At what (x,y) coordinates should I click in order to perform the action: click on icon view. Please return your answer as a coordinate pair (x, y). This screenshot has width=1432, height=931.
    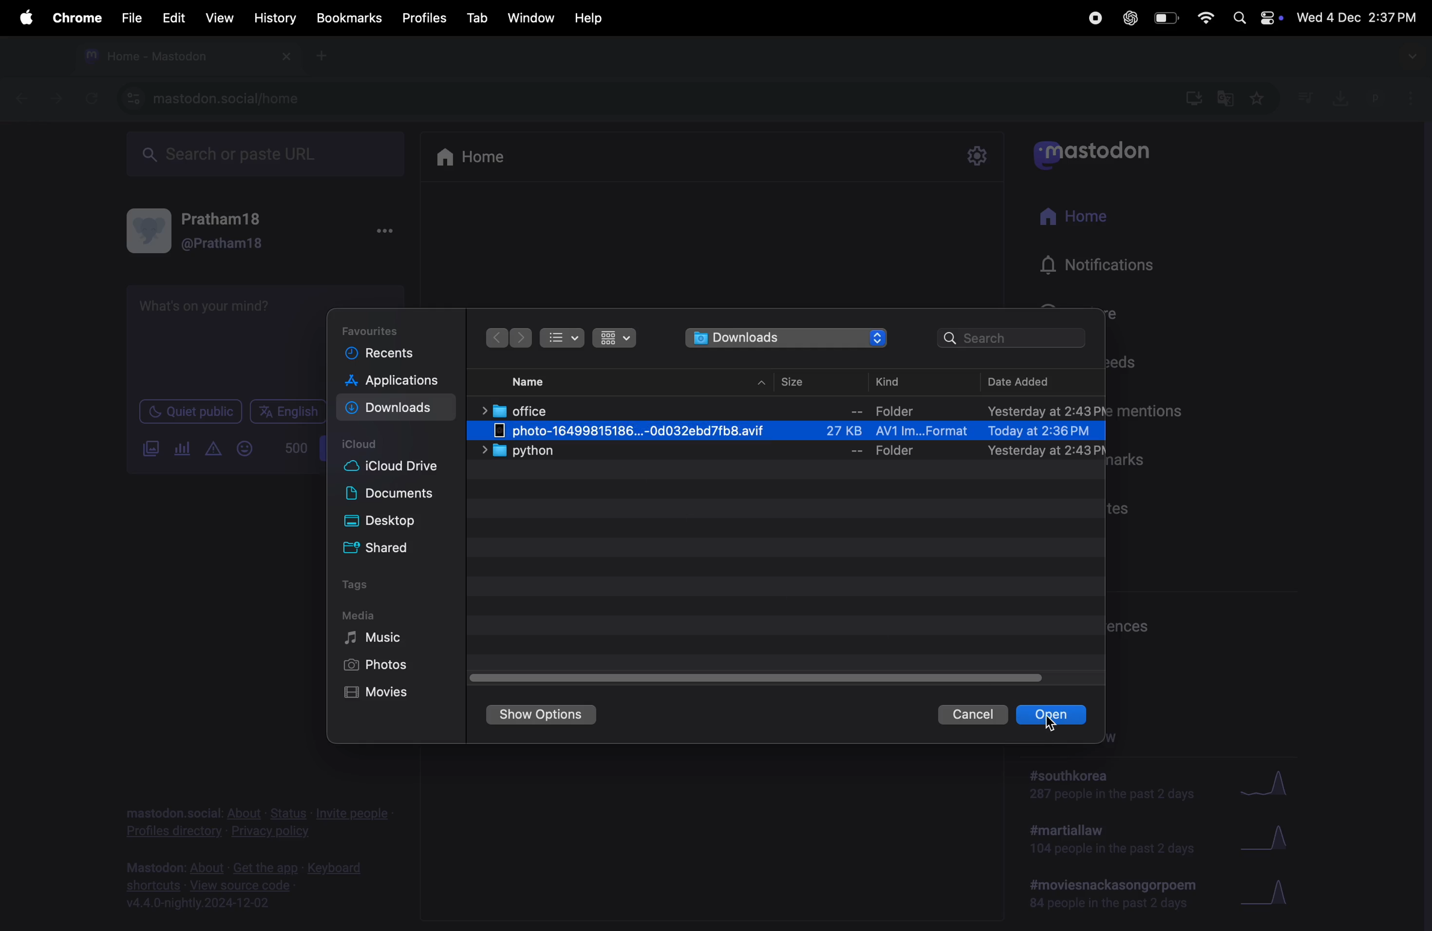
    Looking at the image, I should click on (616, 338).